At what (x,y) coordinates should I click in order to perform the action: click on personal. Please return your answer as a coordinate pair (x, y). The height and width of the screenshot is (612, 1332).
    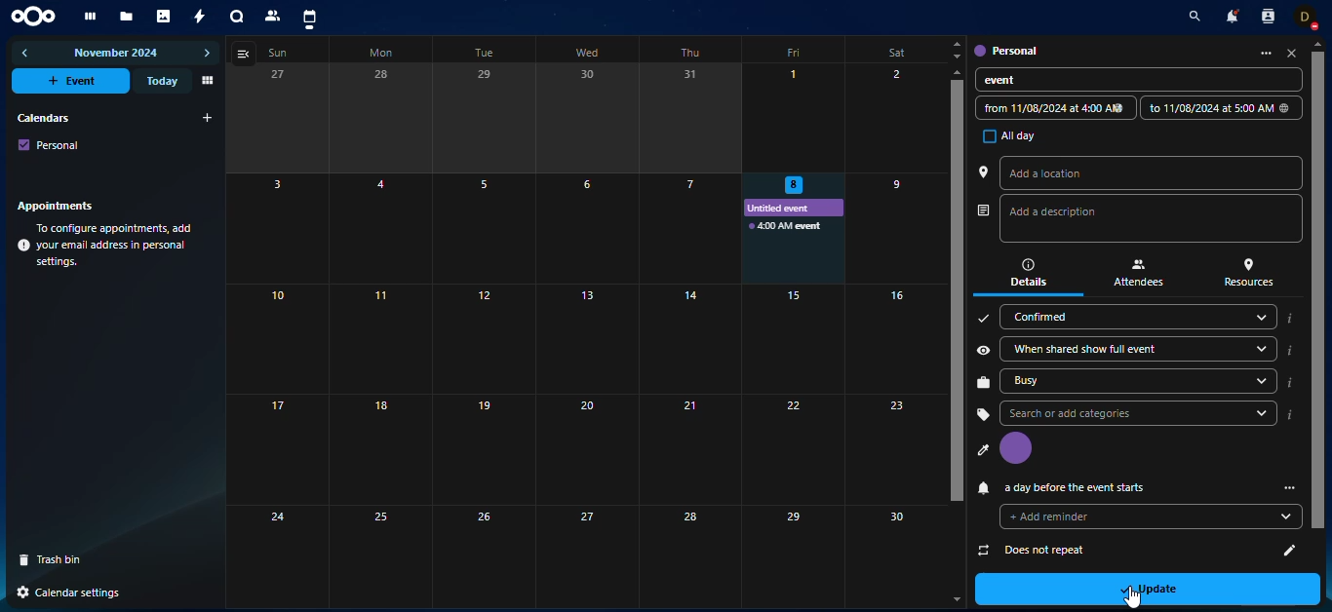
    Looking at the image, I should click on (1006, 50).